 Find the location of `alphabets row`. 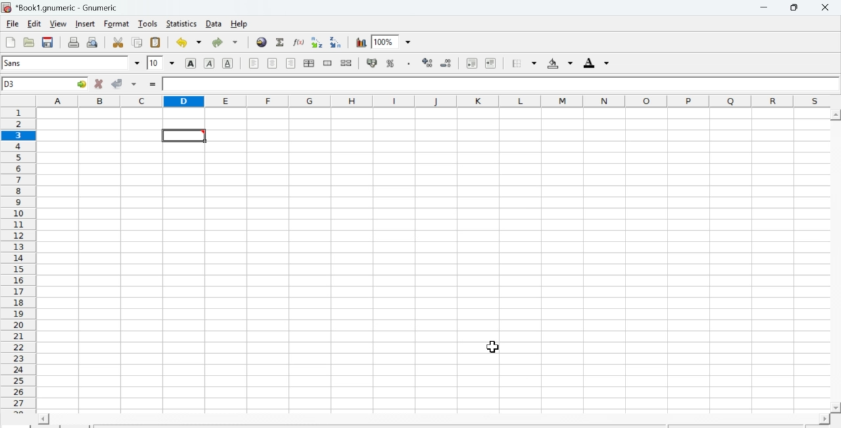

alphabets row is located at coordinates (433, 100).